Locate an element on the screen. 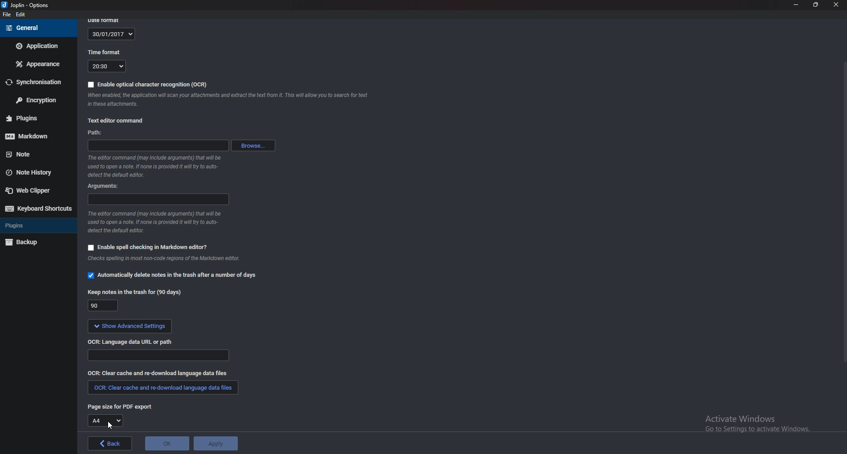 The image size is (847, 454). Info on editor command is located at coordinates (161, 221).